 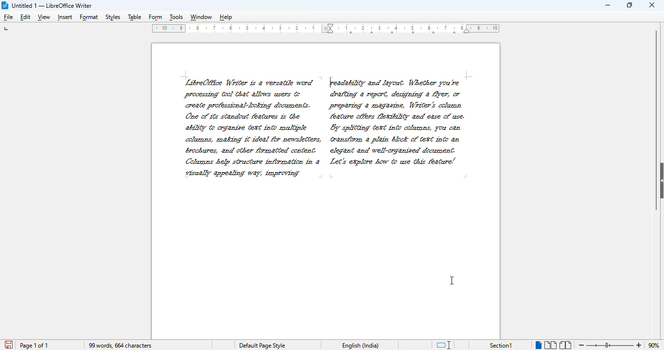 I want to click on 99 words, 664 characters, so click(x=121, y=346).